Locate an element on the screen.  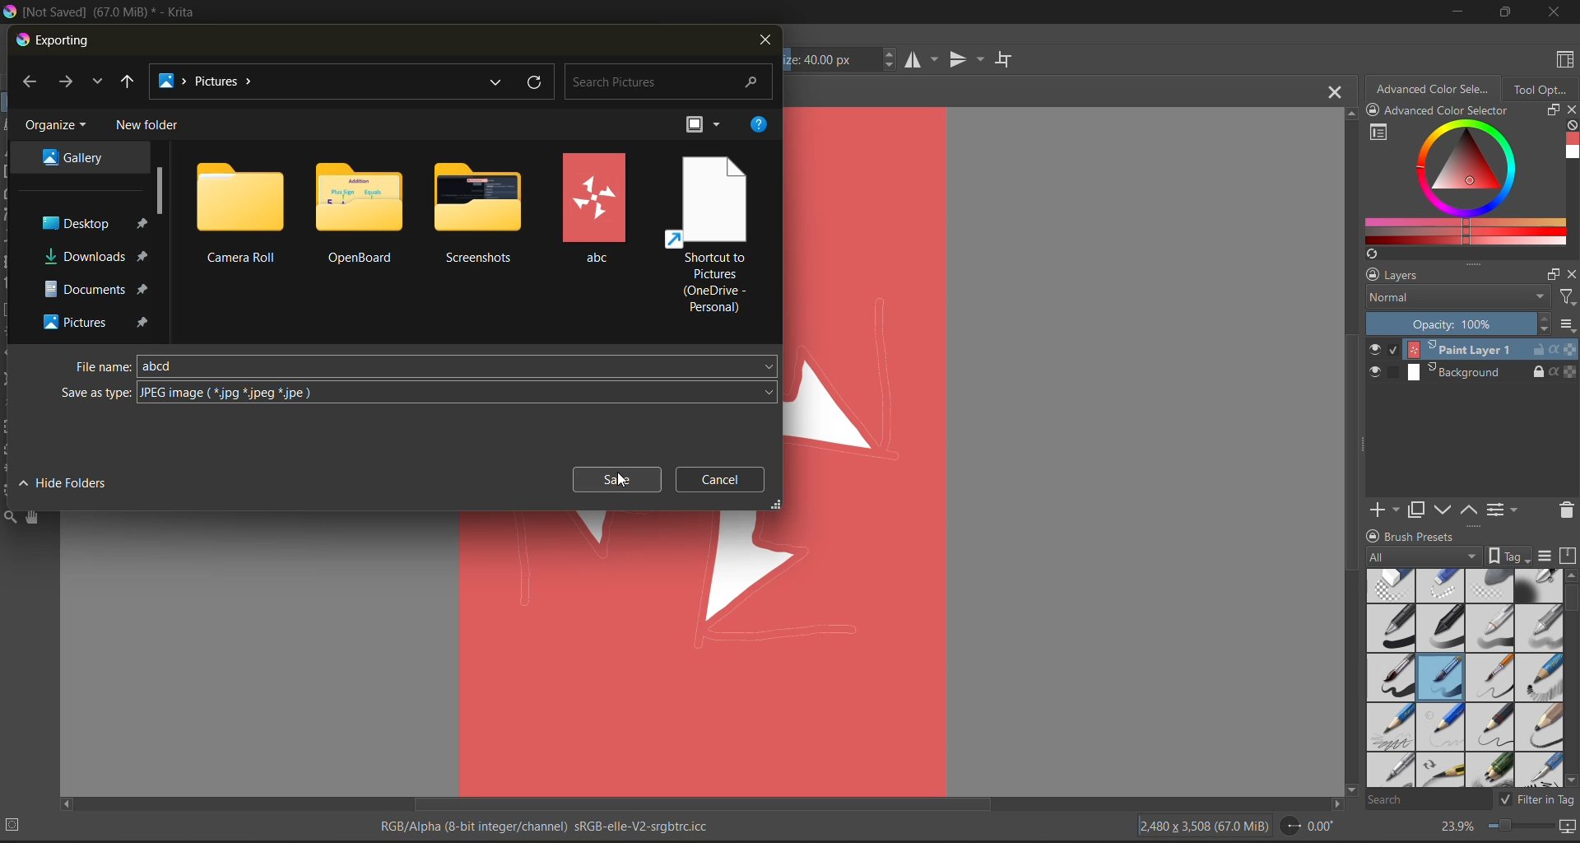
vertical mirror tool is located at coordinates (968, 59).